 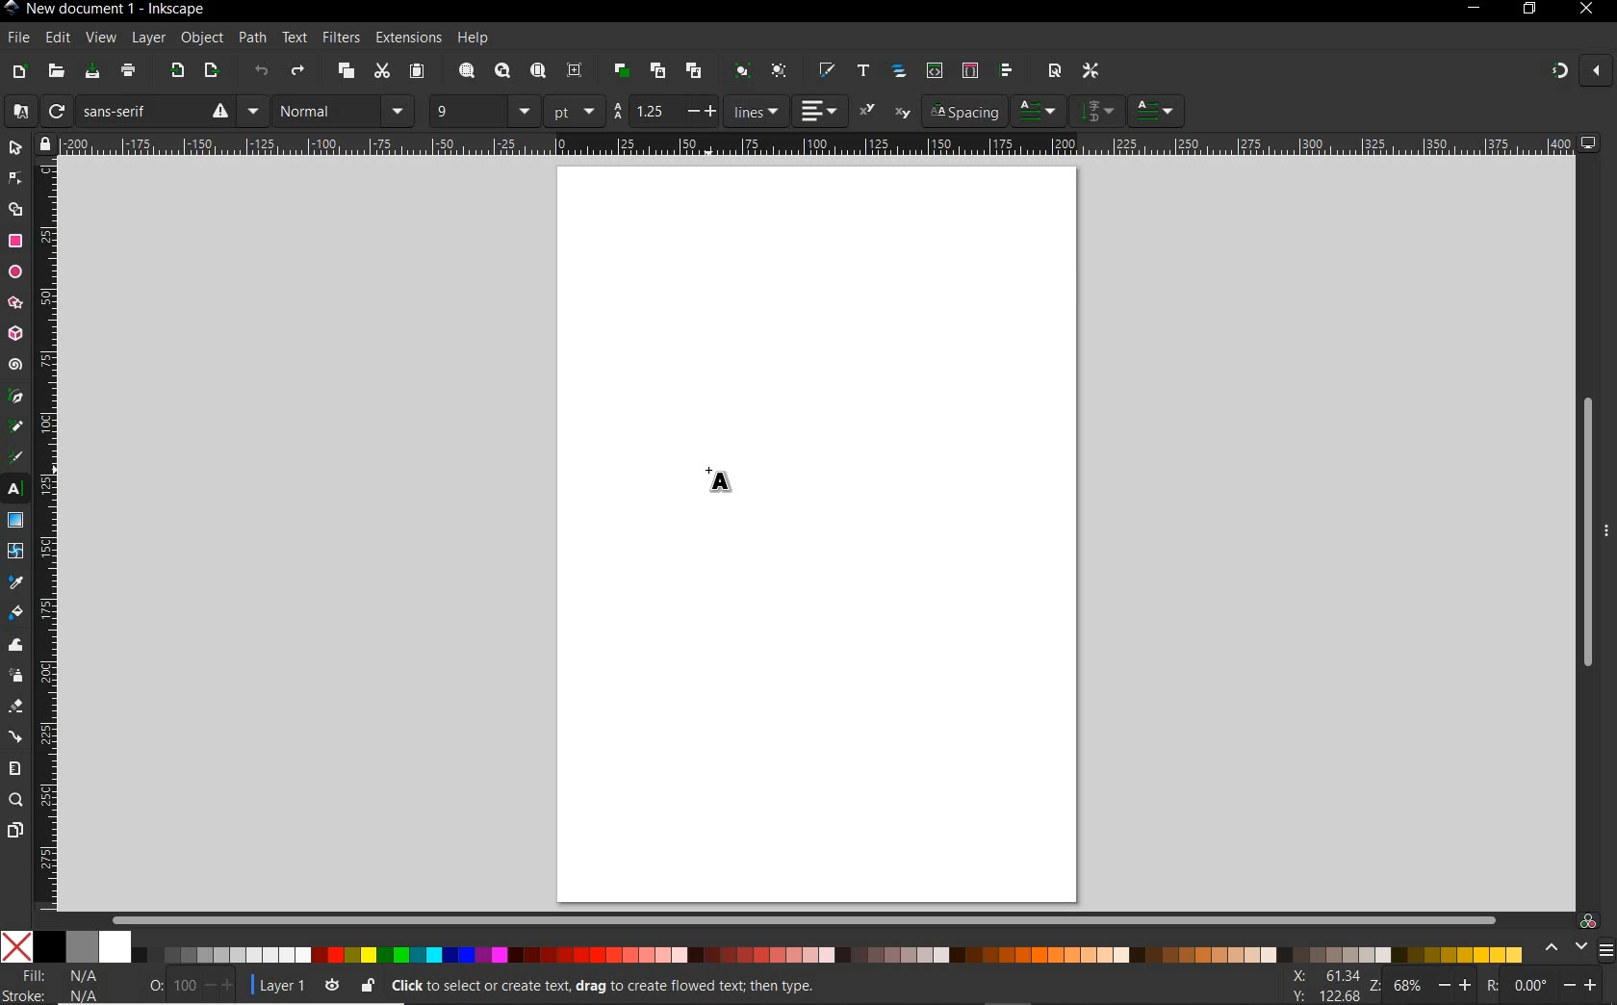 I want to click on increase/decrease, so click(x=1457, y=984).